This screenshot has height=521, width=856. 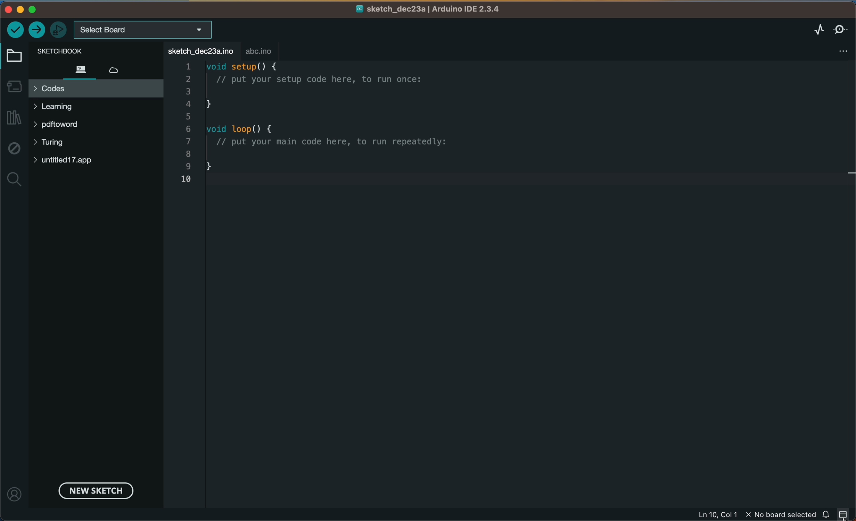 What do you see at coordinates (15, 30) in the screenshot?
I see `verify` at bounding box center [15, 30].